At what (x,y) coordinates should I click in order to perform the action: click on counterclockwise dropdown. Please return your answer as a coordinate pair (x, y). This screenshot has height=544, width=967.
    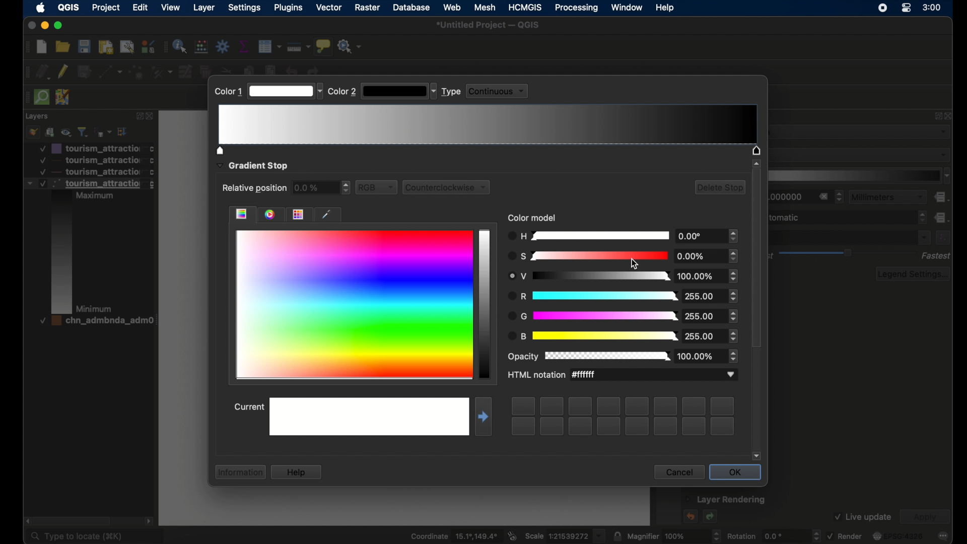
    Looking at the image, I should click on (450, 187).